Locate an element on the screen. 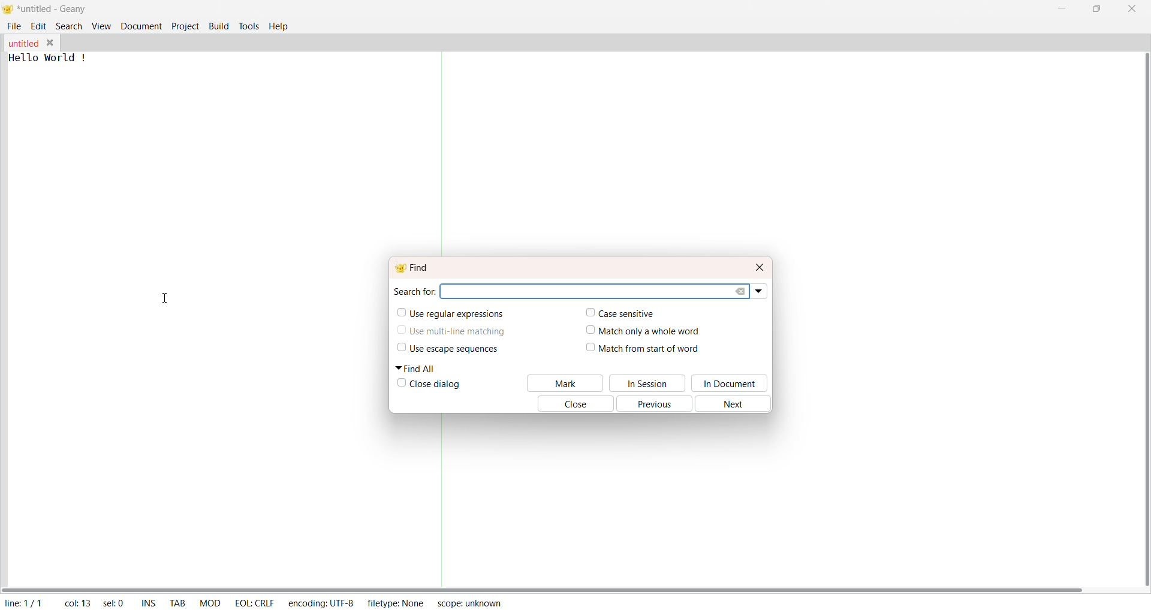 The image size is (1151, 610). Match from start of word is located at coordinates (653, 349).